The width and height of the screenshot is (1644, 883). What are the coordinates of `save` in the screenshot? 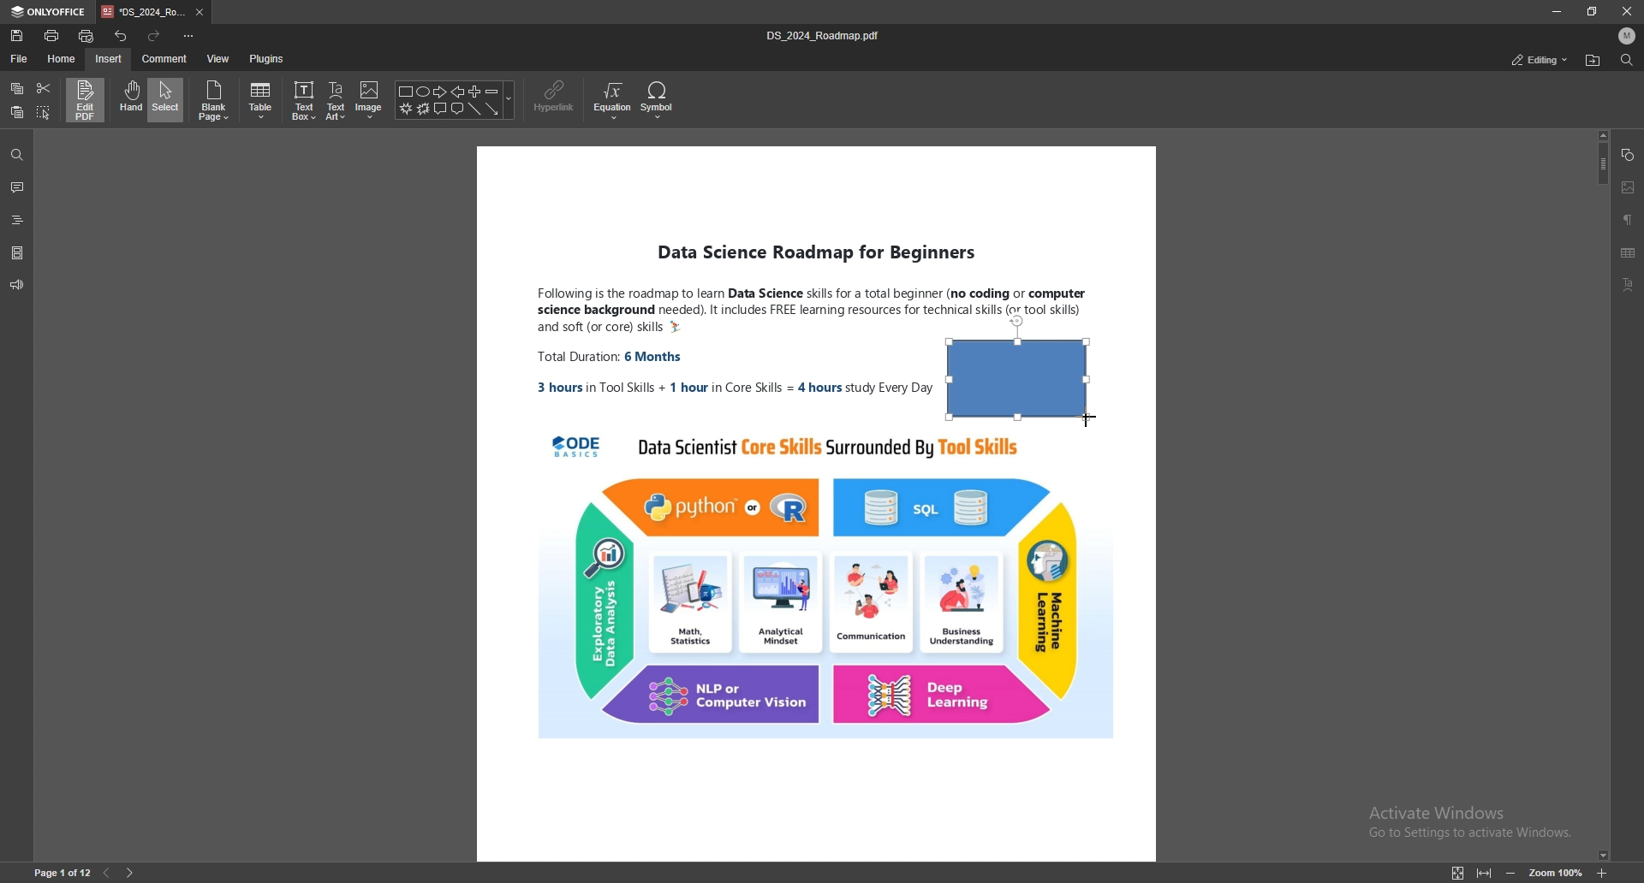 It's located at (18, 36).